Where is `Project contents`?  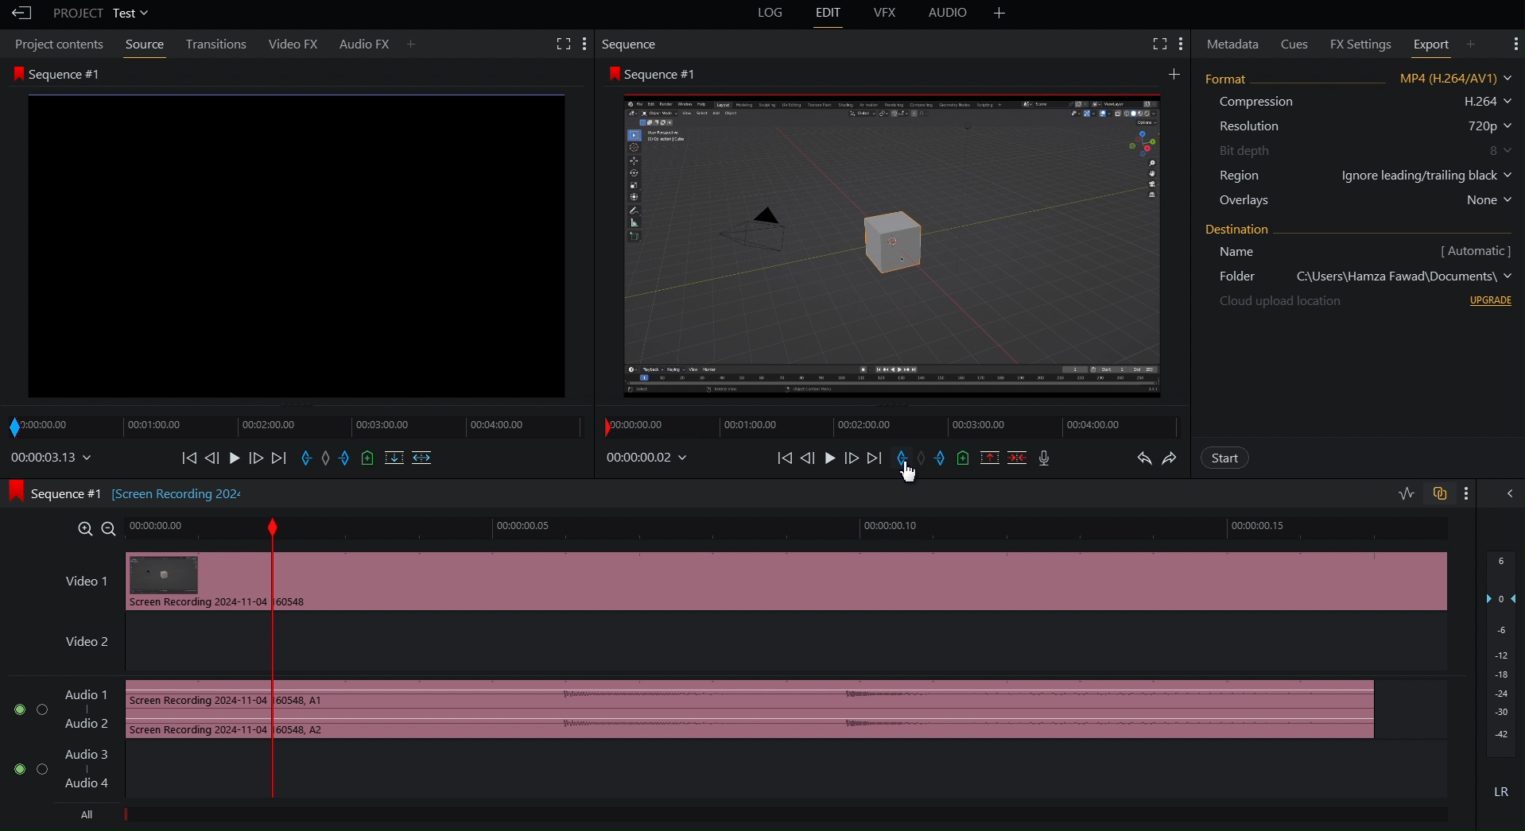
Project contents is located at coordinates (57, 44).